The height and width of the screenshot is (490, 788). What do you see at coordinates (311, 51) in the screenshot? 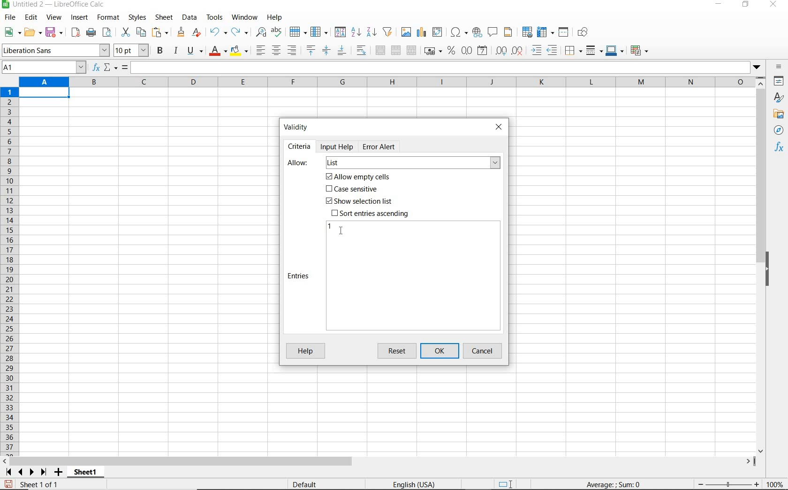
I see `align top` at bounding box center [311, 51].